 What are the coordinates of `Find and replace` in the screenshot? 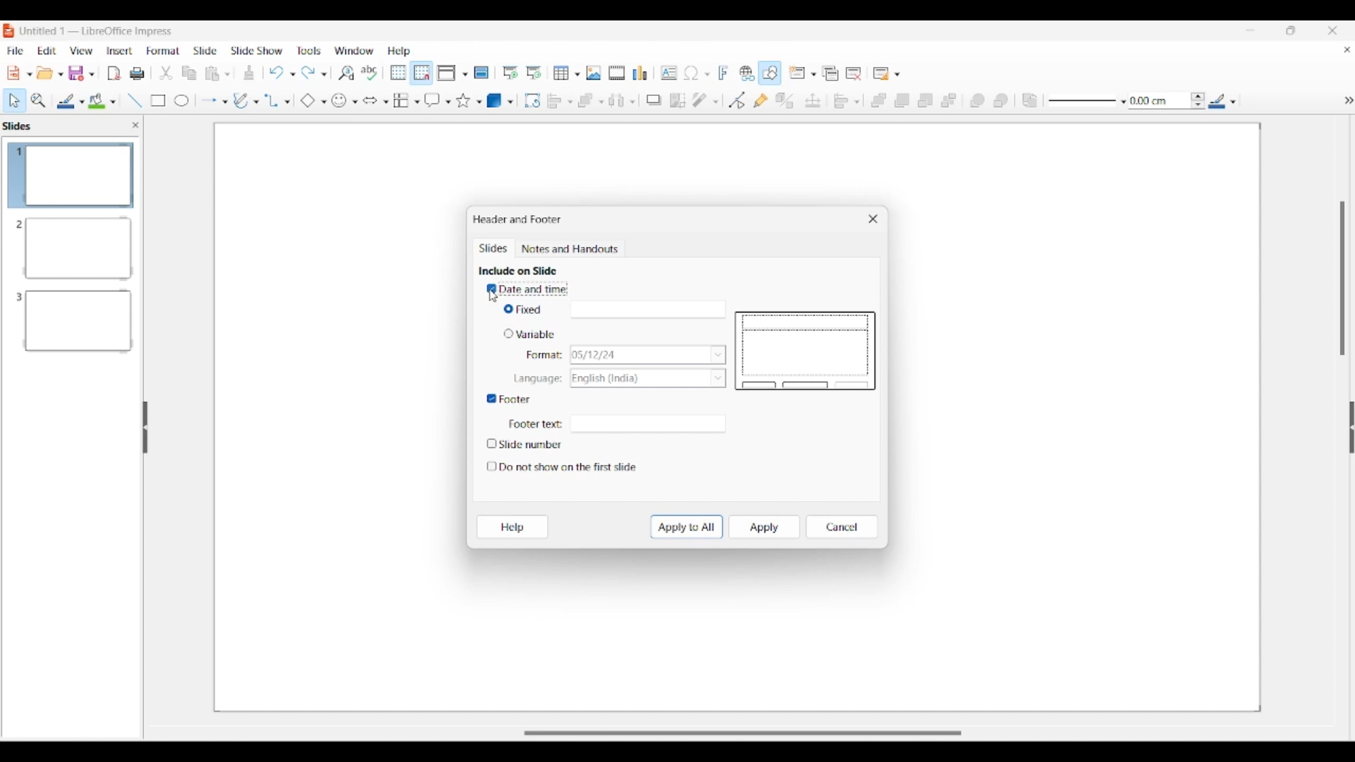 It's located at (347, 73).